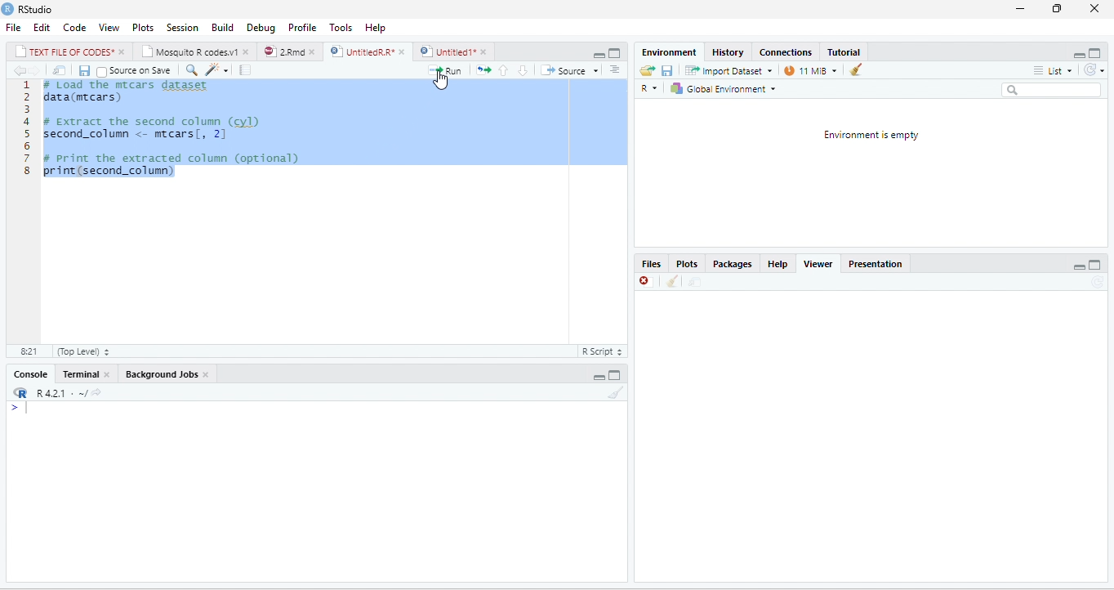 Image resolution: width=1114 pixels, height=590 pixels. I want to click on maximize, so click(1097, 52).